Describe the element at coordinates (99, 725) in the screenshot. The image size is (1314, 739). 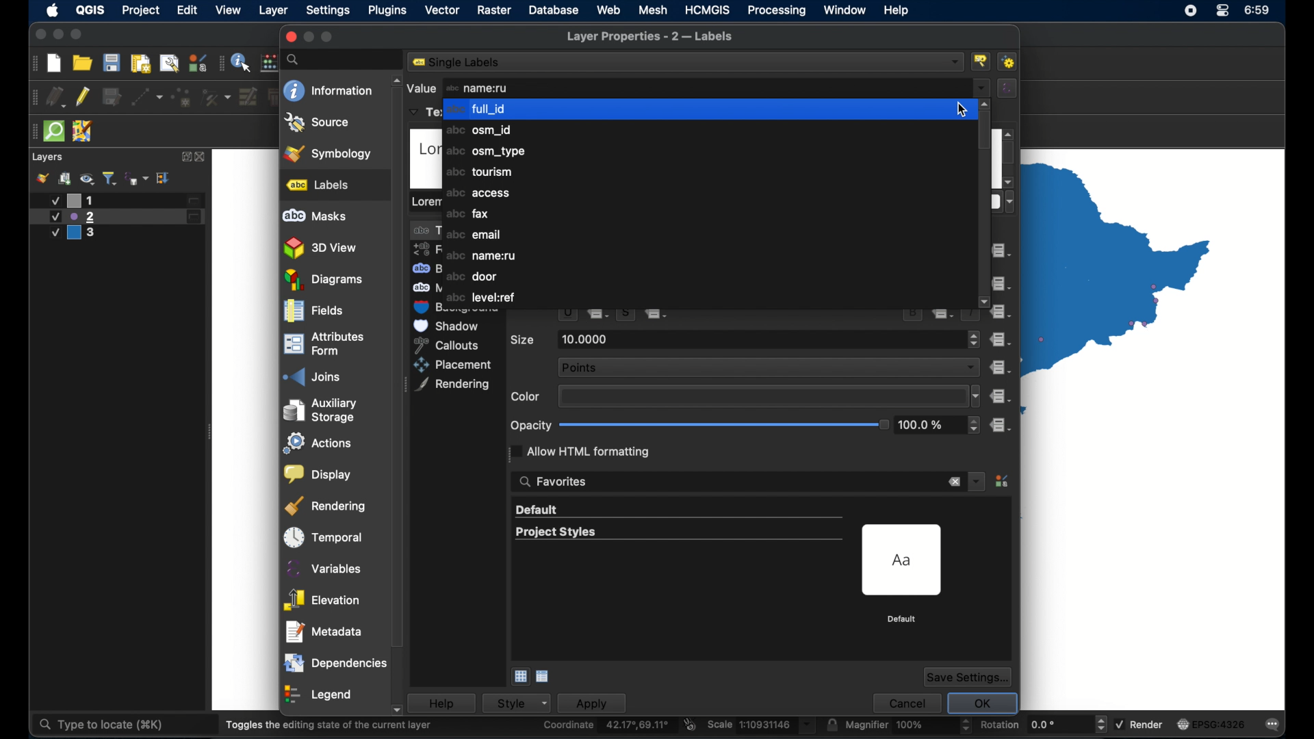
I see `type to locate` at that location.